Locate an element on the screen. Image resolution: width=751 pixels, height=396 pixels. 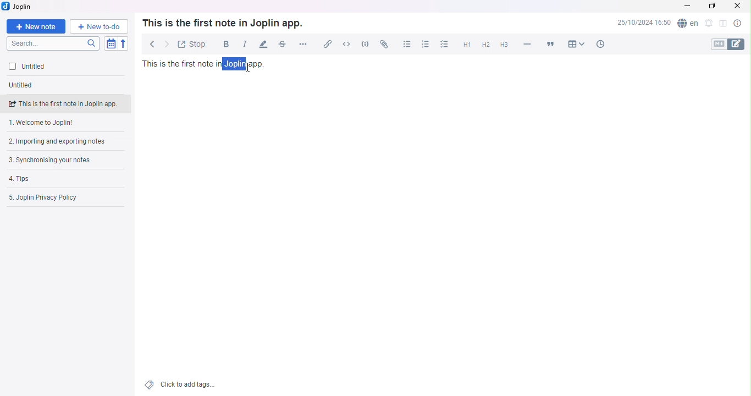
Reverse Sort order is located at coordinates (124, 44).